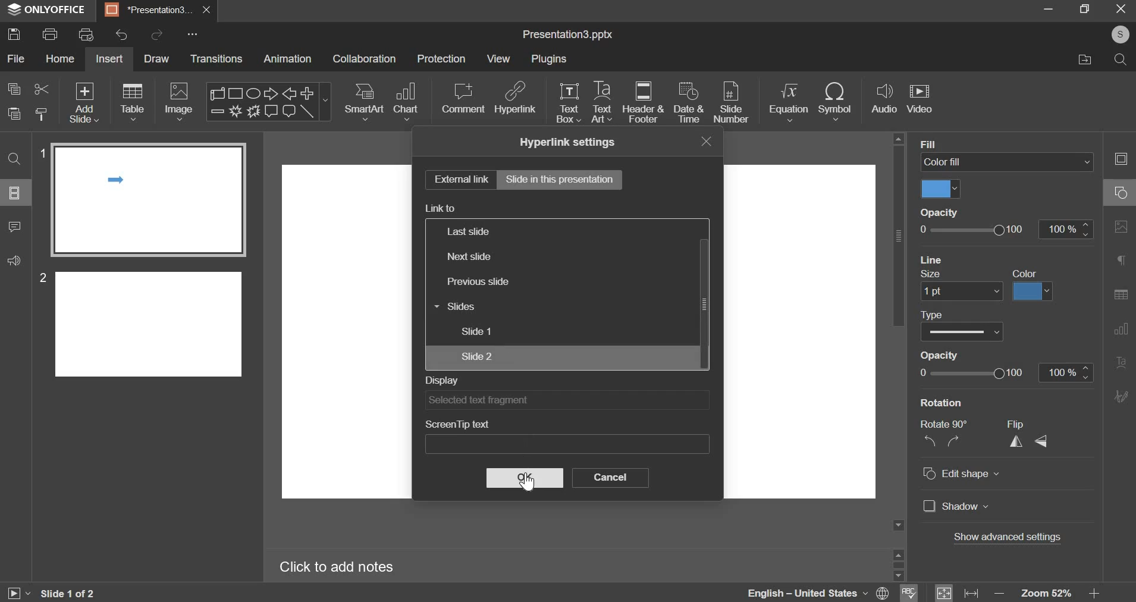 This screenshot has width=1136, height=602. I want to click on Display, so click(564, 401).